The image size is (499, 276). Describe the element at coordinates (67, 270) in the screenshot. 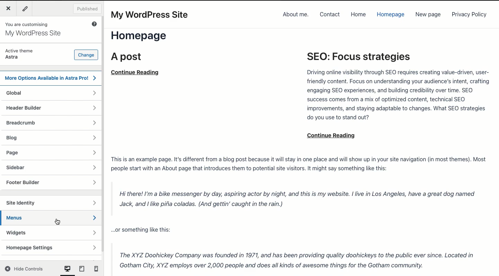

I see `computer View` at that location.